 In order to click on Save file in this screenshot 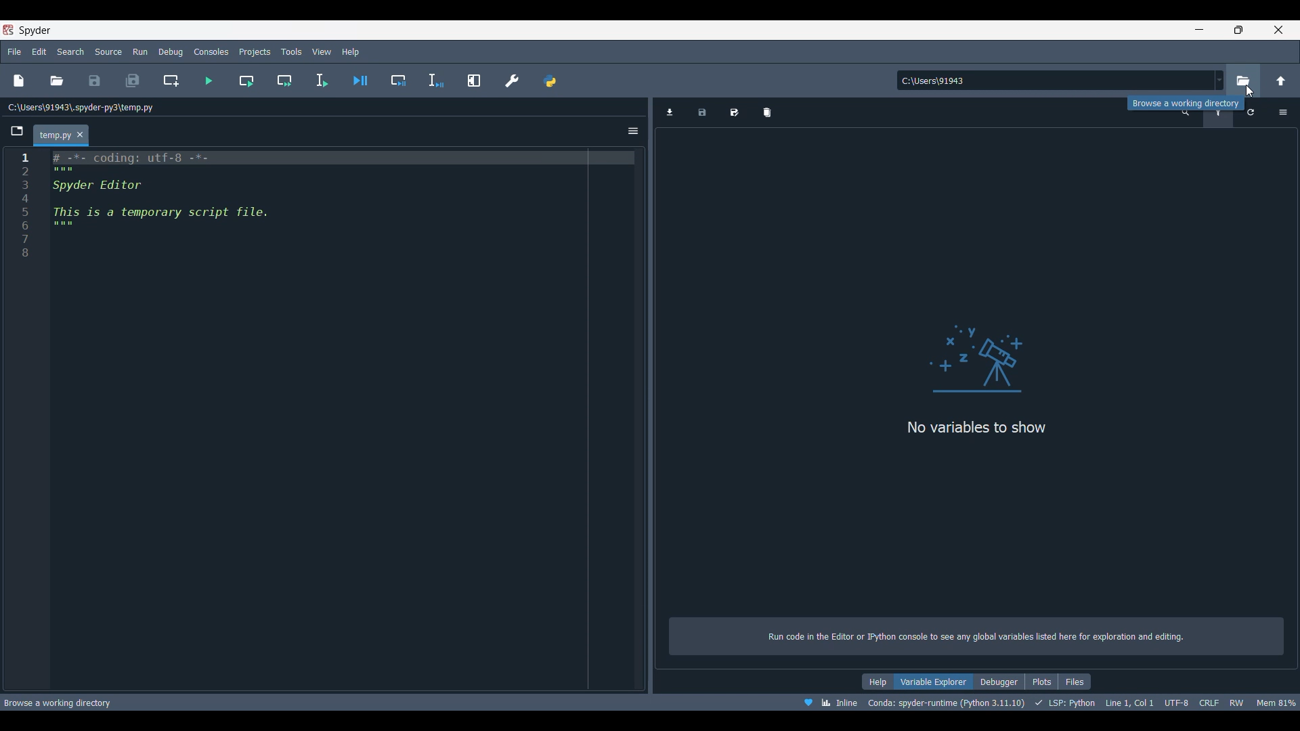, I will do `click(95, 81)`.